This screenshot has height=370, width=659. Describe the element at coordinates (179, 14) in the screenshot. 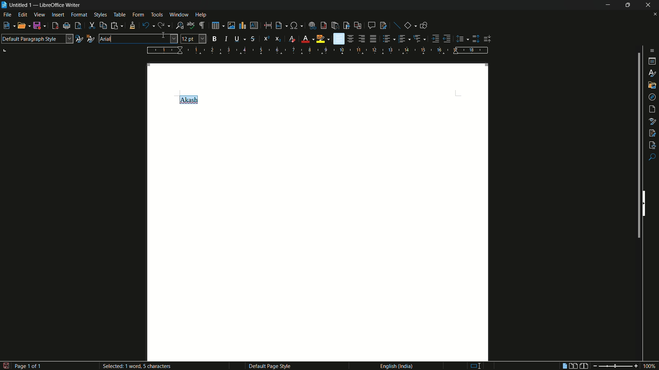

I see `window menu` at that location.